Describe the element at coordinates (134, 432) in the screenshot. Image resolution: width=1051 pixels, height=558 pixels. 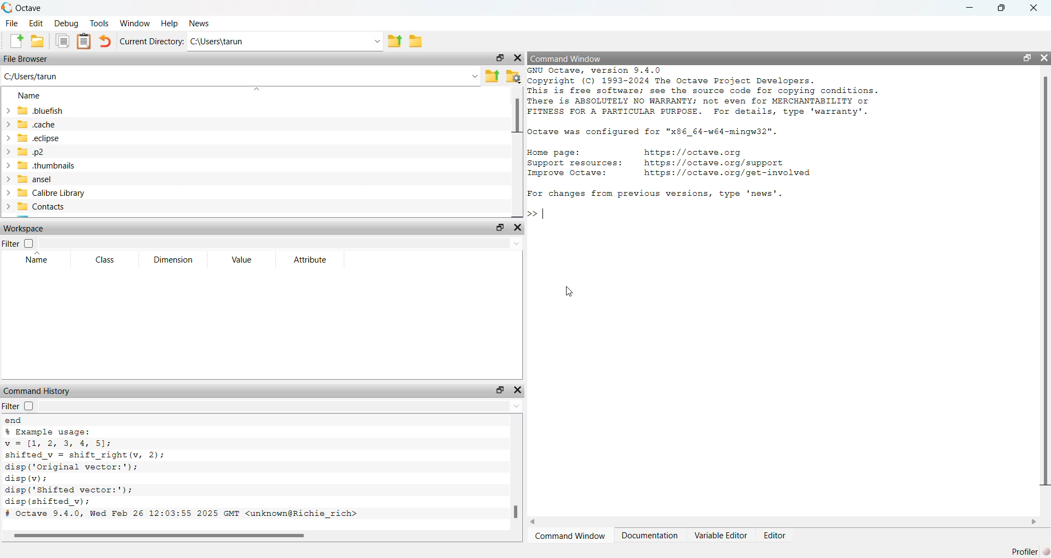
I see `% Example usage` at that location.